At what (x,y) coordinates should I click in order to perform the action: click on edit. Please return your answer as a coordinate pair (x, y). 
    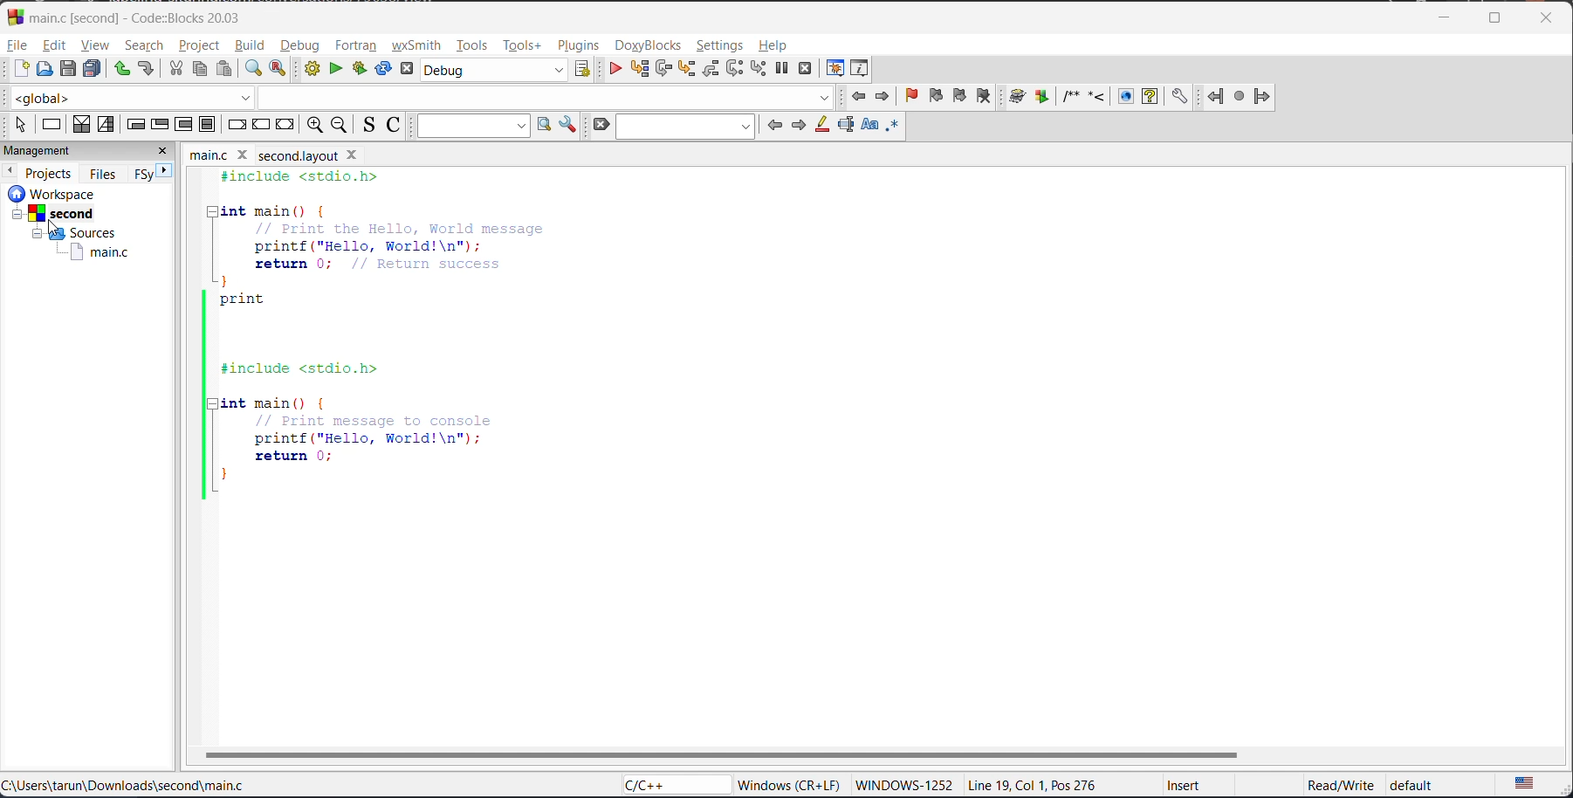
    Looking at the image, I should click on (53, 45).